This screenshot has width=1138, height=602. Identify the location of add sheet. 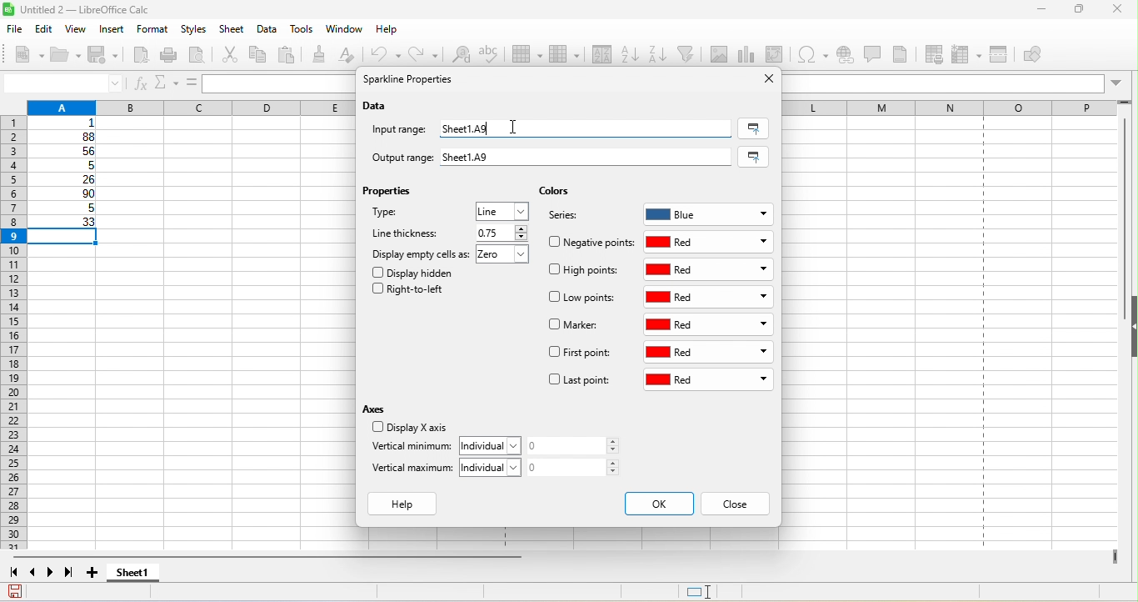
(94, 573).